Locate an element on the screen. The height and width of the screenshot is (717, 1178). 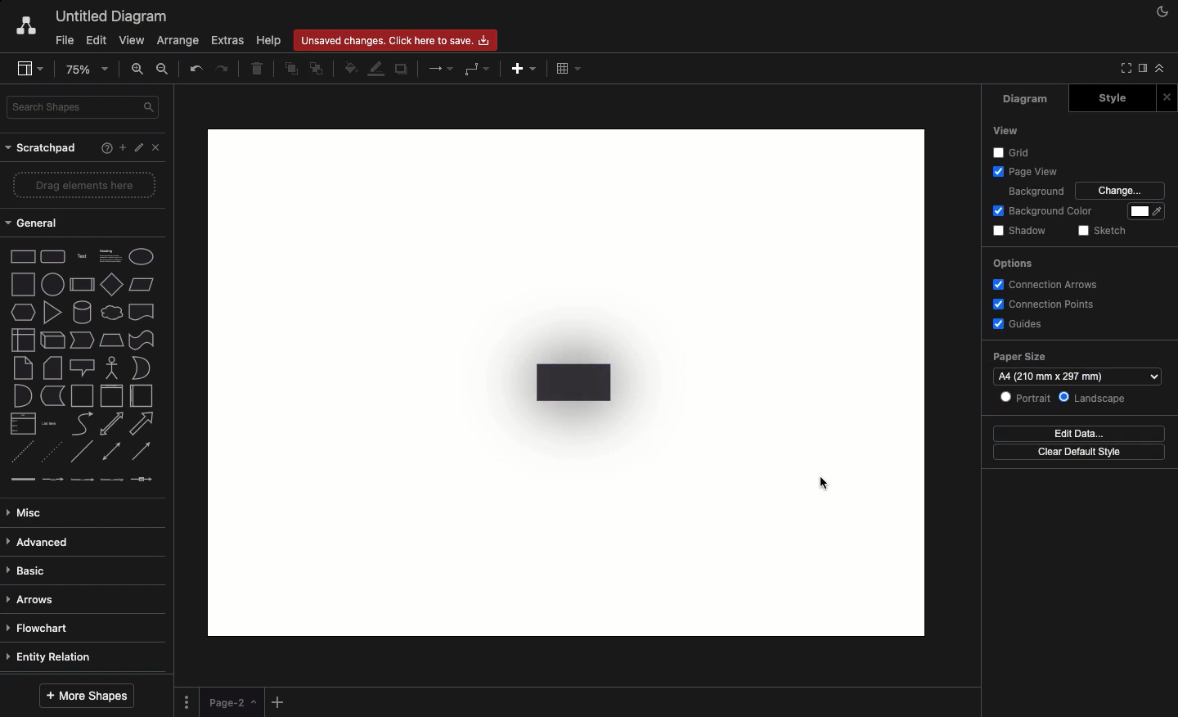
or is located at coordinates (145, 368).